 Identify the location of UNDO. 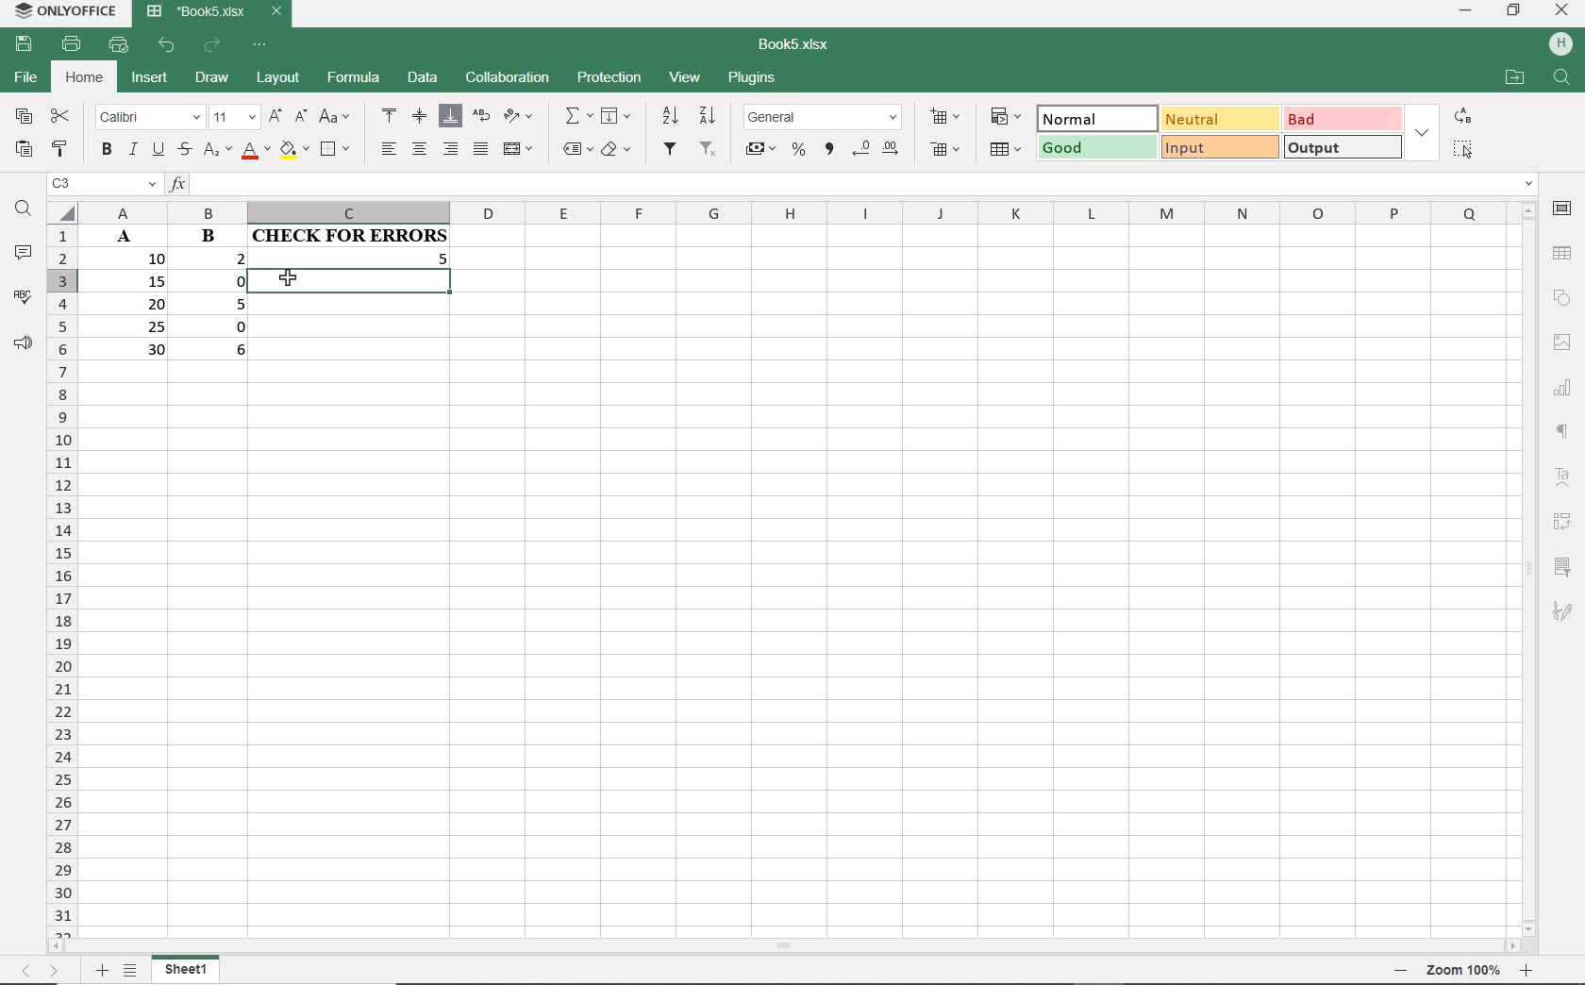
(167, 45).